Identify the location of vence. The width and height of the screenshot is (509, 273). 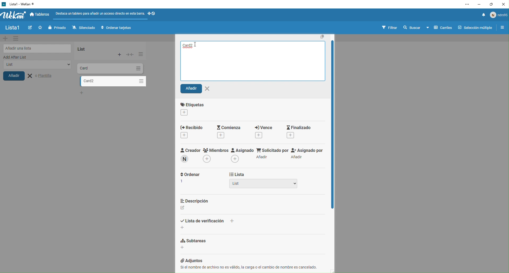
(263, 130).